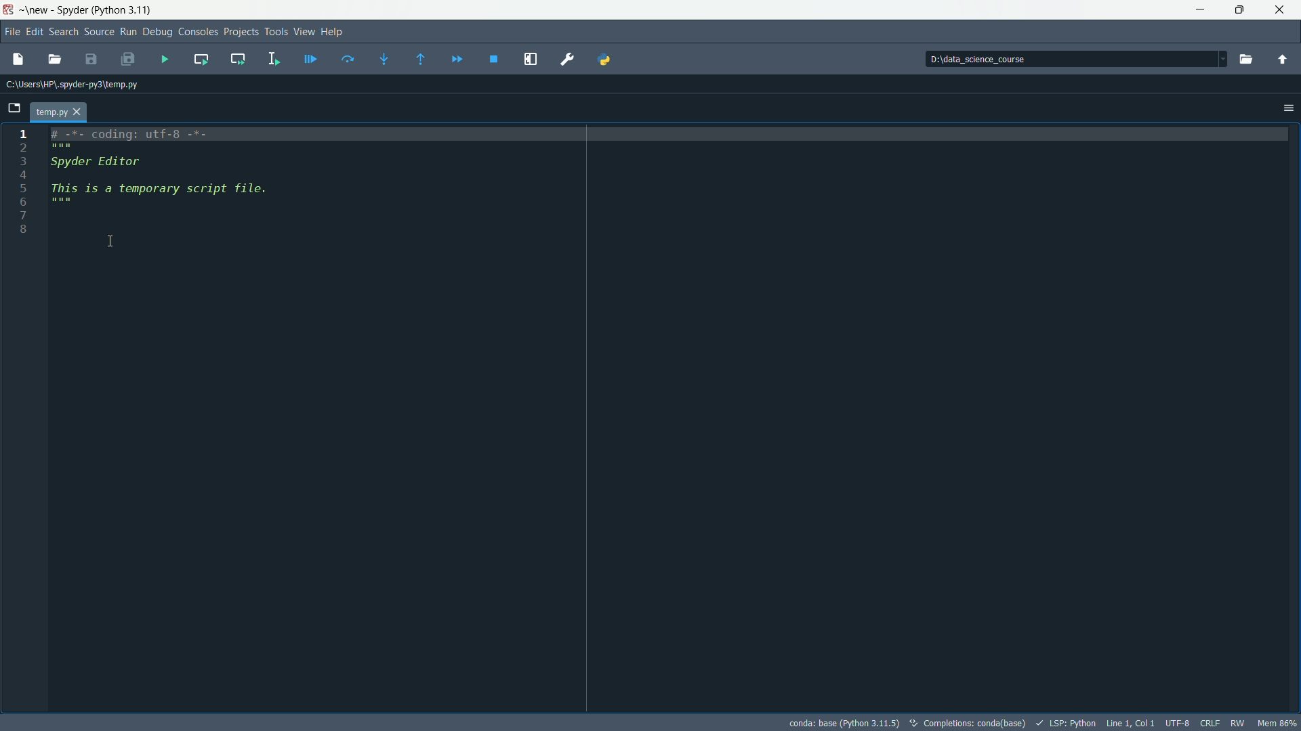 Image resolution: width=1301 pixels, height=731 pixels. What do you see at coordinates (1237, 9) in the screenshot?
I see `maximize` at bounding box center [1237, 9].